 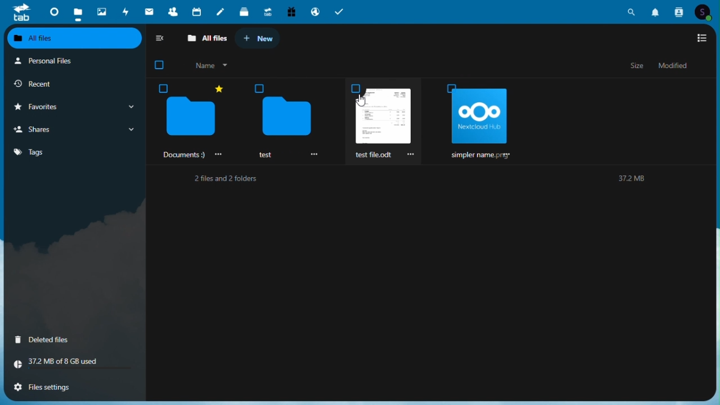 I want to click on Free trial, so click(x=290, y=11).